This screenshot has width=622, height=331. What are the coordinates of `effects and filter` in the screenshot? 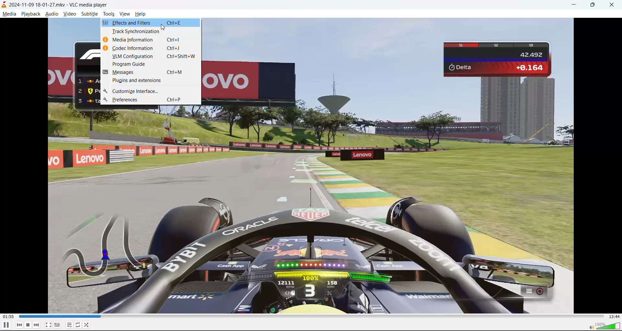 It's located at (150, 23).